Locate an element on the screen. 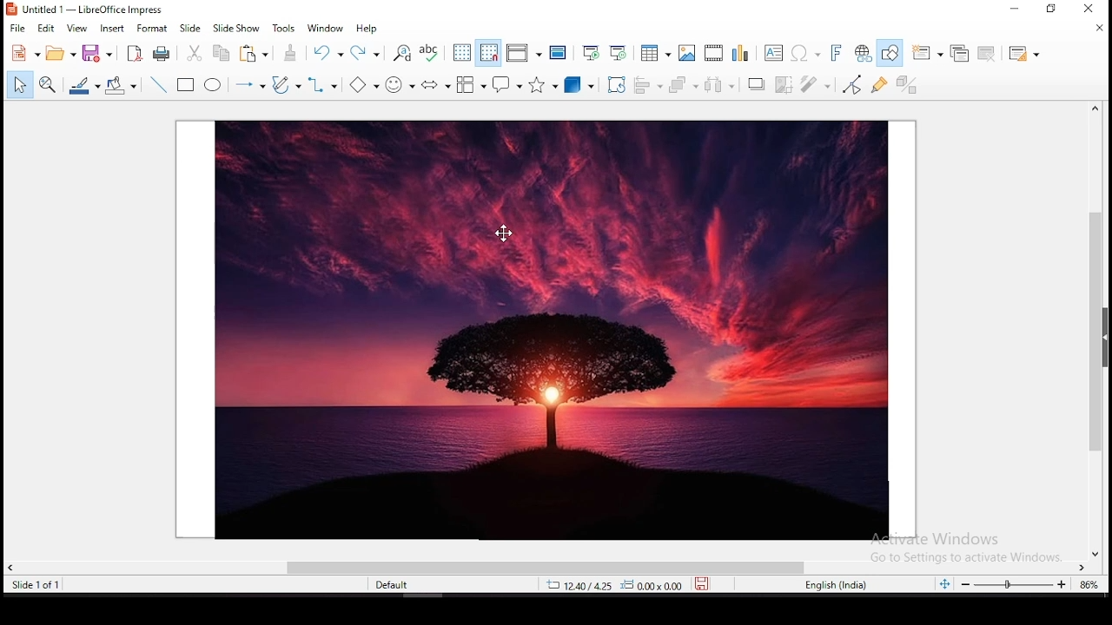  lines and arrows is located at coordinates (248, 84).